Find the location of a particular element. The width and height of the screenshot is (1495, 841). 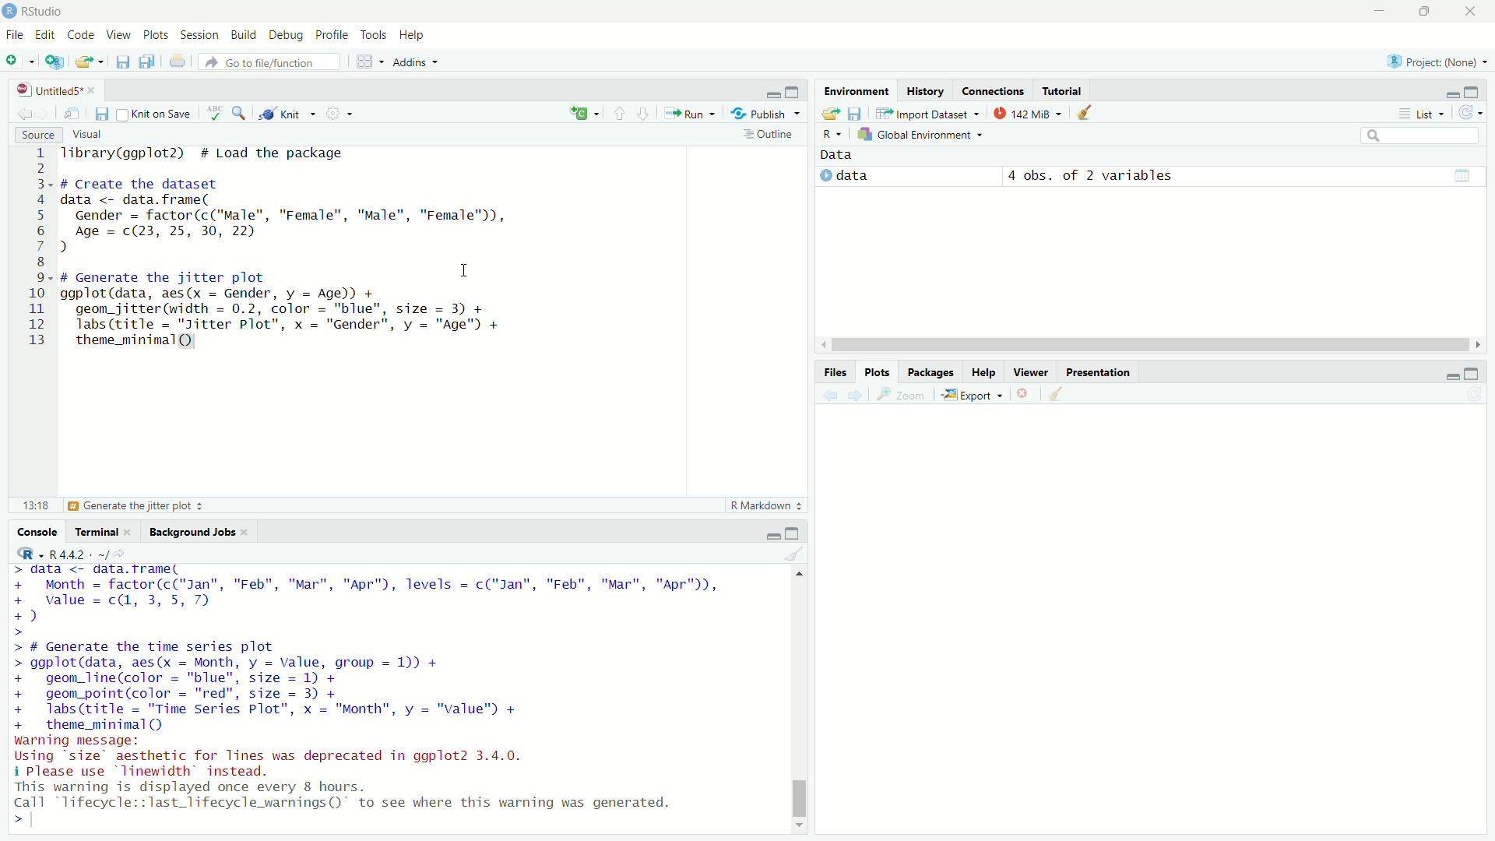

minimize is located at coordinates (1446, 374).